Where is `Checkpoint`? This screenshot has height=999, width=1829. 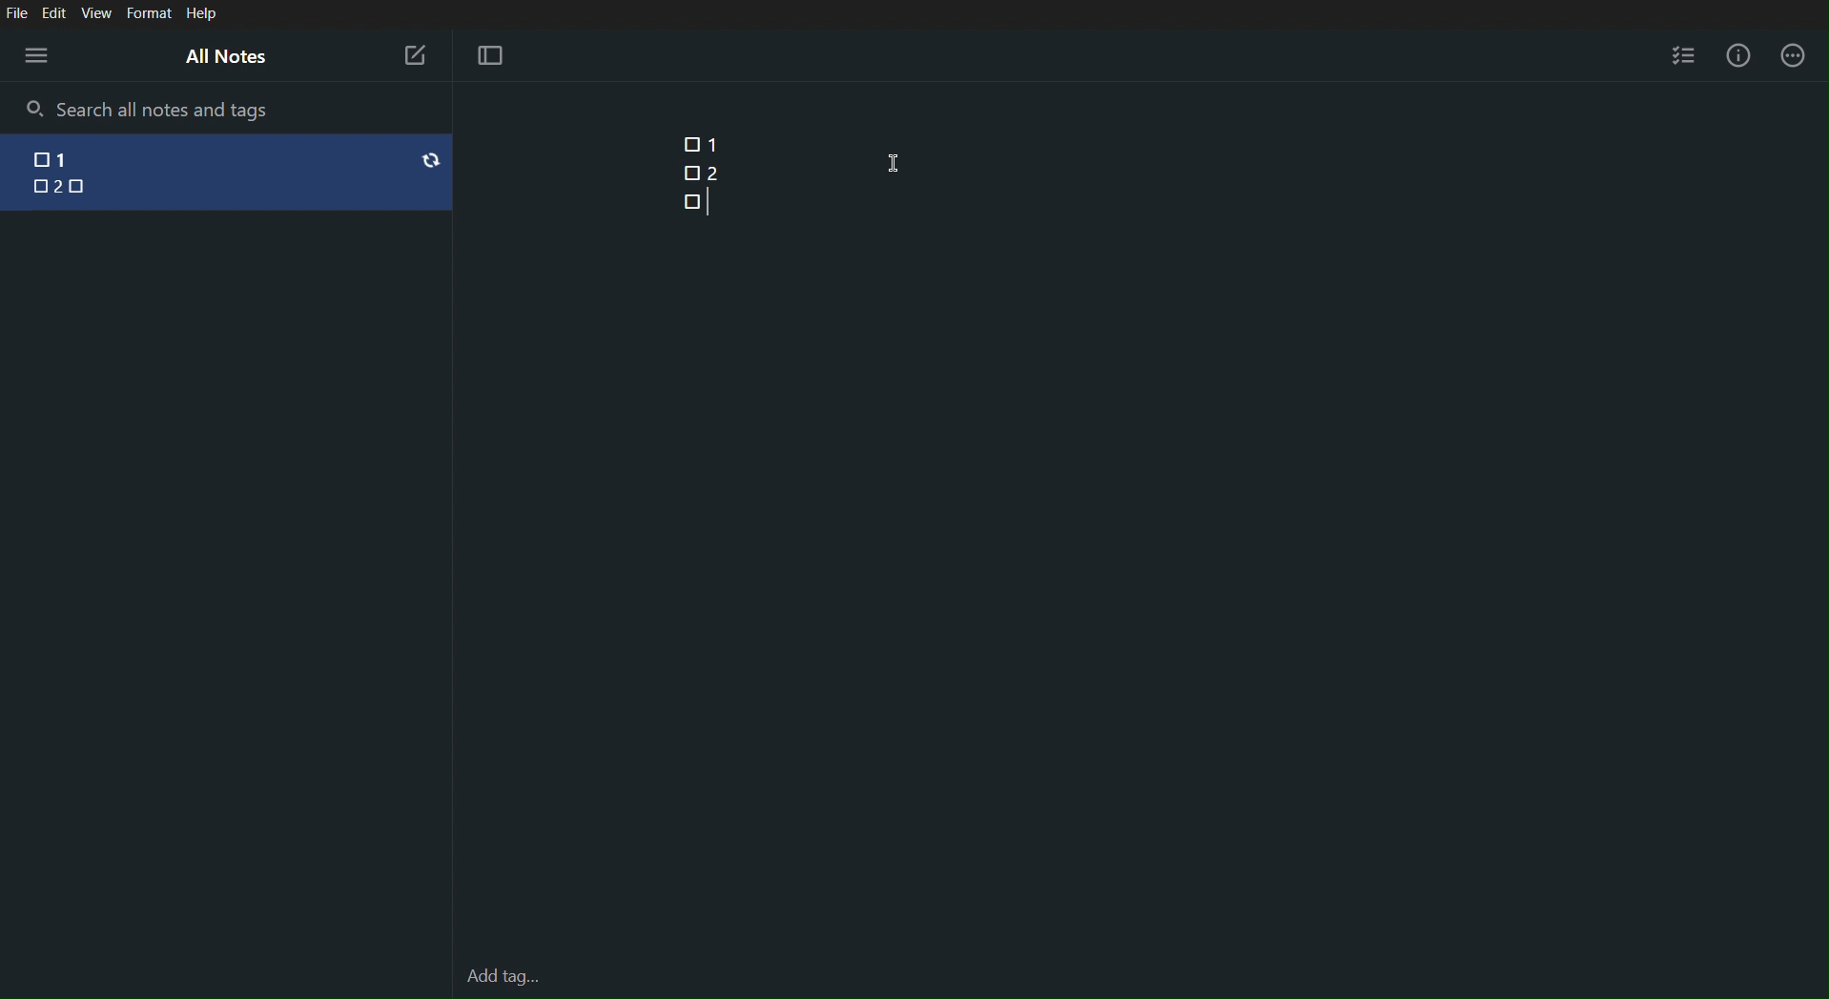
Checkpoint is located at coordinates (690, 173).